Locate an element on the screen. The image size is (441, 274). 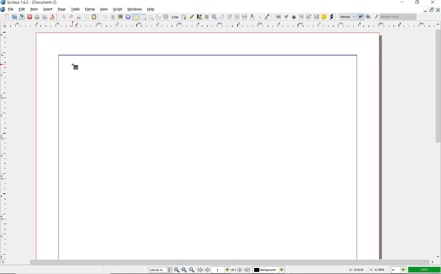
go to last page is located at coordinates (247, 270).